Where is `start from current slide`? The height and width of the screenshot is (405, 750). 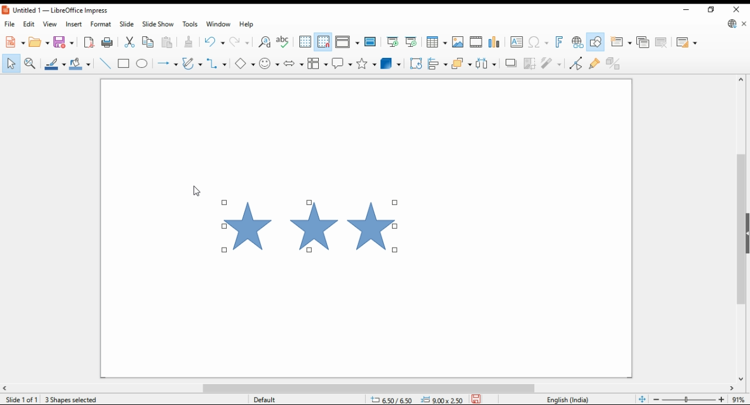
start from current slide is located at coordinates (411, 42).